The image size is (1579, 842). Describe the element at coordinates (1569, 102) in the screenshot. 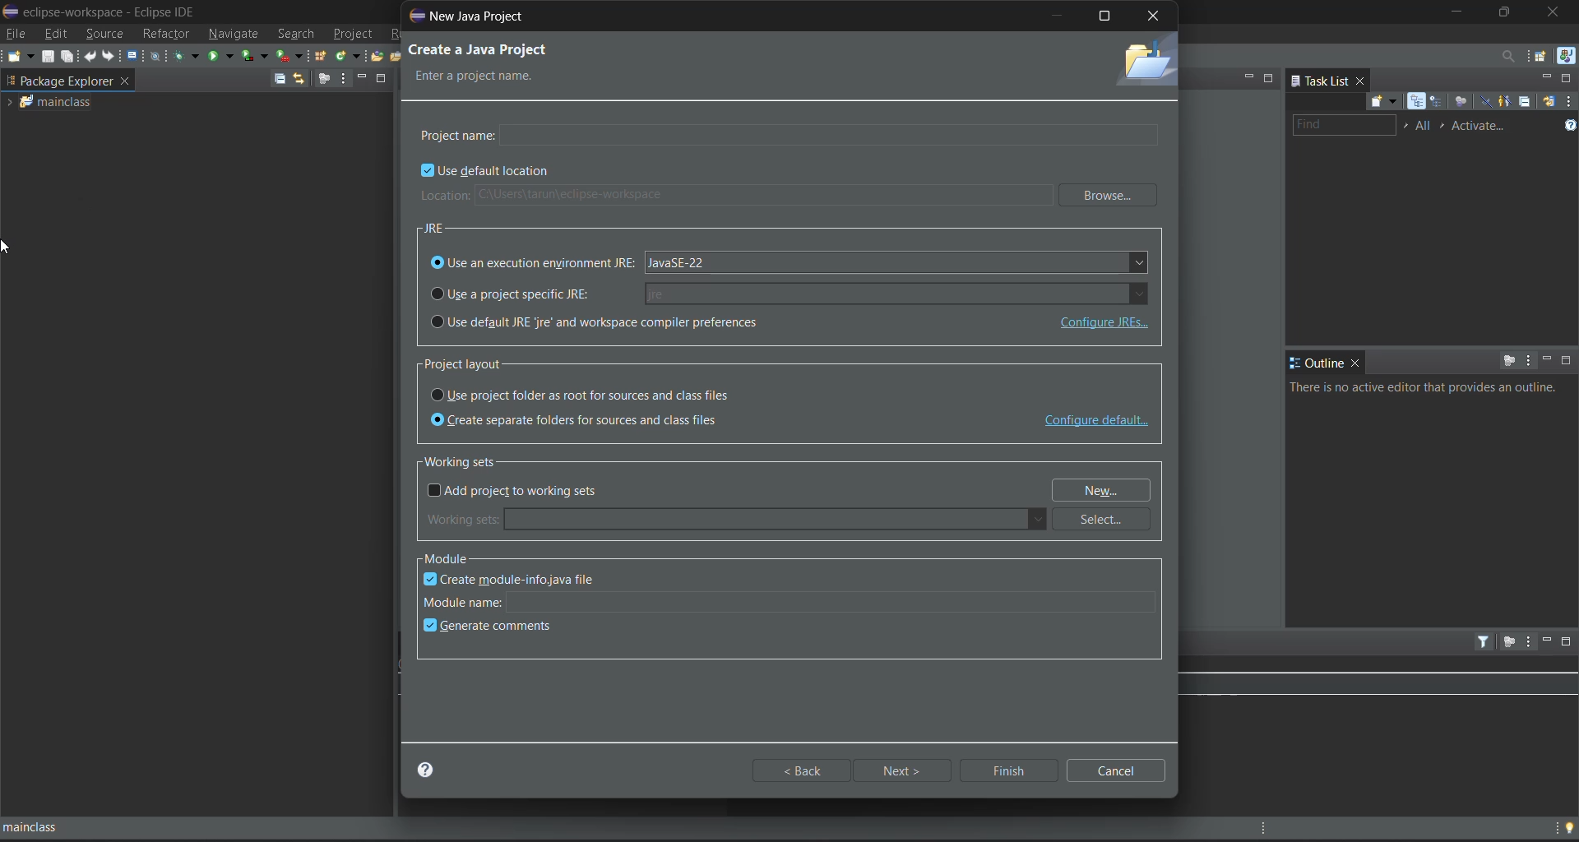

I see `view menu` at that location.